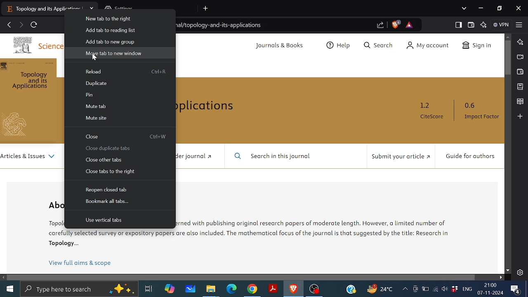  Describe the element at coordinates (519, 116) in the screenshot. I see `Add to sidebar` at that location.